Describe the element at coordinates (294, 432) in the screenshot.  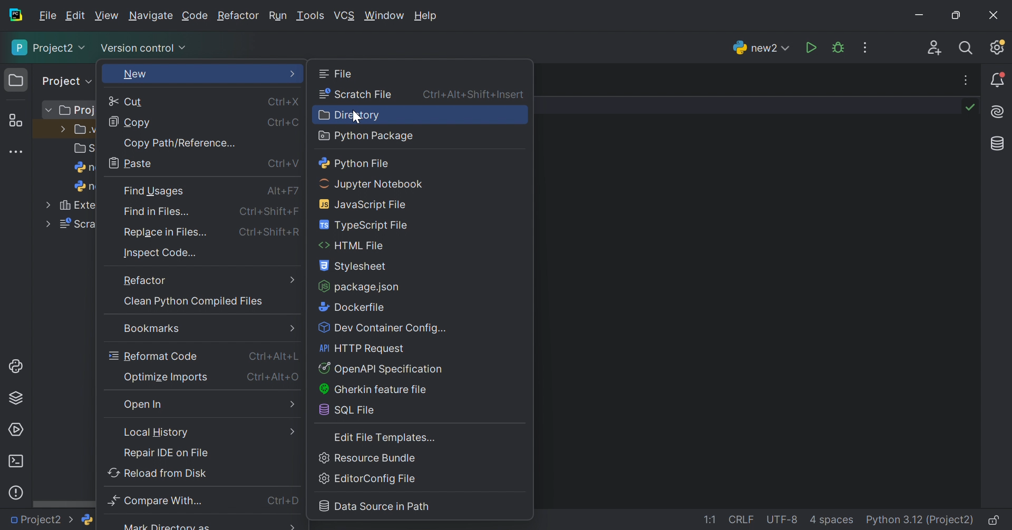
I see `more` at that location.